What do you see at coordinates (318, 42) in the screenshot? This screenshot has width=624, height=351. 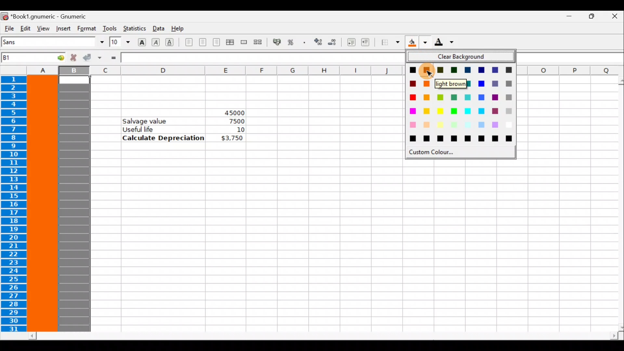 I see `Increase the number of decimals` at bounding box center [318, 42].